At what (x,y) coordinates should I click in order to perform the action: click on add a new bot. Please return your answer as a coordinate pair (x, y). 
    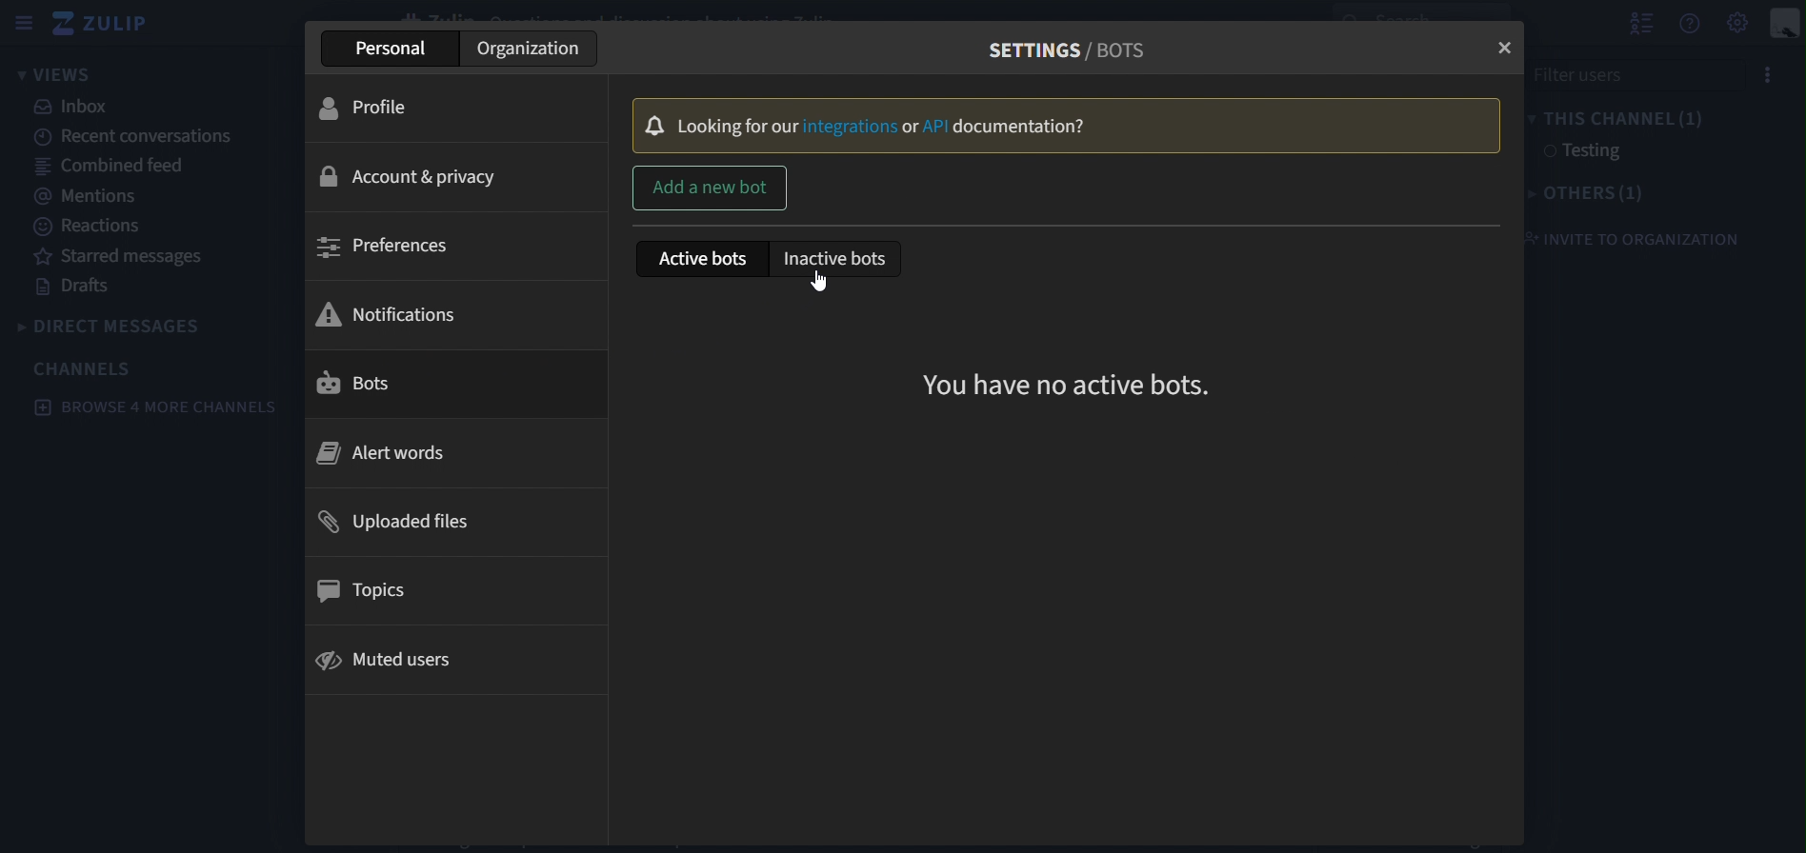
    Looking at the image, I should click on (710, 187).